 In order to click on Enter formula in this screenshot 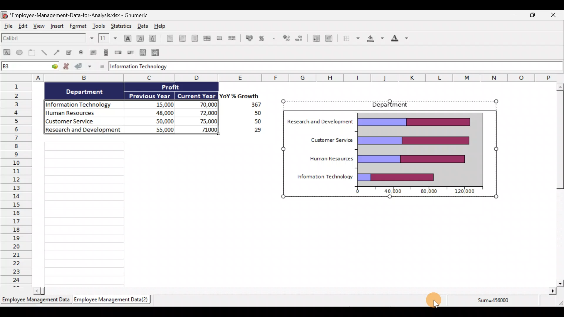, I will do `click(101, 66)`.